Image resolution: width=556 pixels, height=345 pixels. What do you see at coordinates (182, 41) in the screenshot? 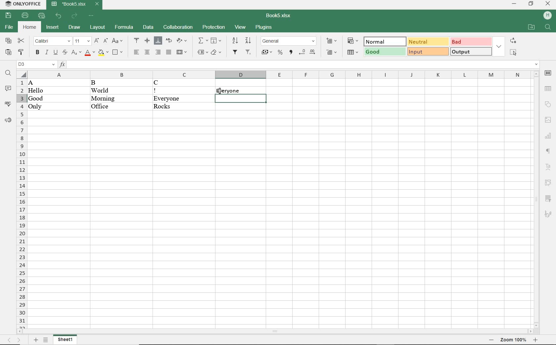
I see `orientation` at bounding box center [182, 41].